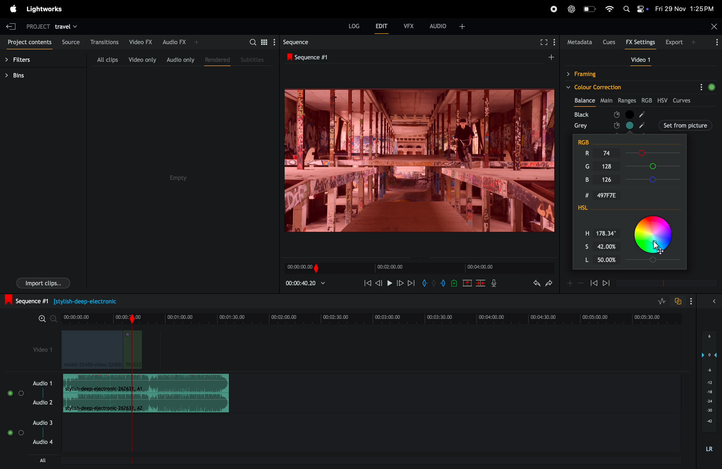 The height and width of the screenshot is (469, 722). I want to click on L Input, so click(608, 260).